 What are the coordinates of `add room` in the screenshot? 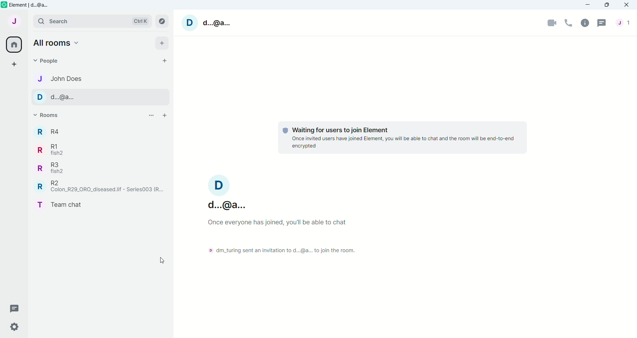 It's located at (165, 115).